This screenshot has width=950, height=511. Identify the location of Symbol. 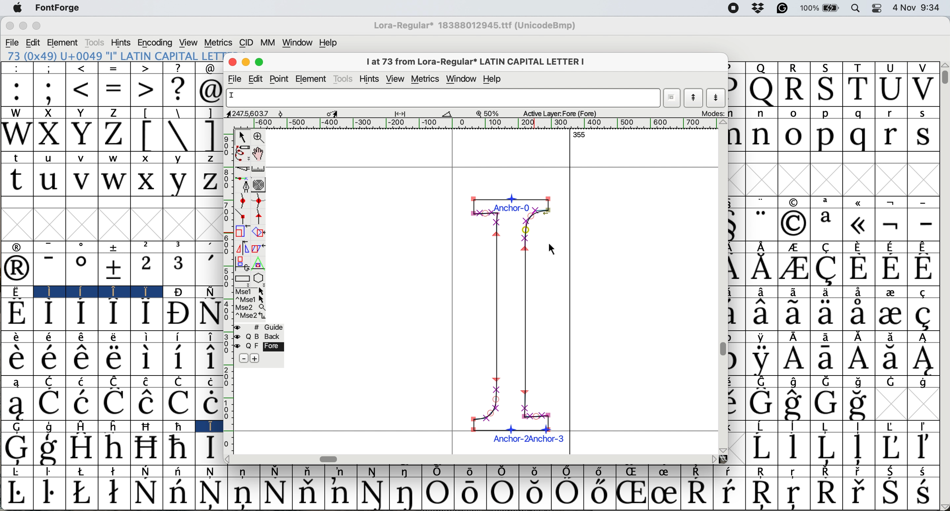
(793, 223).